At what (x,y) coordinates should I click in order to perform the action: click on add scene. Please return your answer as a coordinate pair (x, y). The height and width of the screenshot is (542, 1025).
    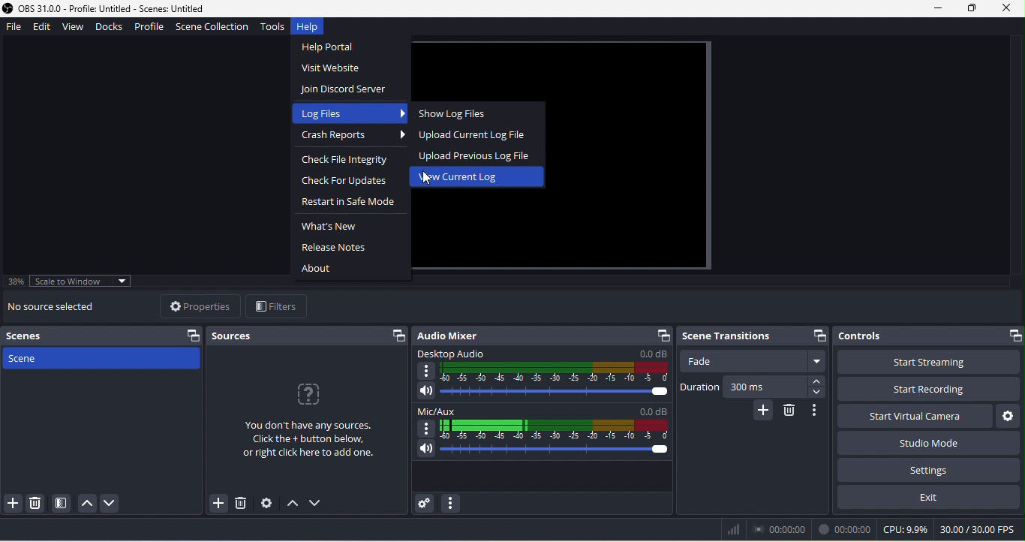
    Looking at the image, I should click on (13, 505).